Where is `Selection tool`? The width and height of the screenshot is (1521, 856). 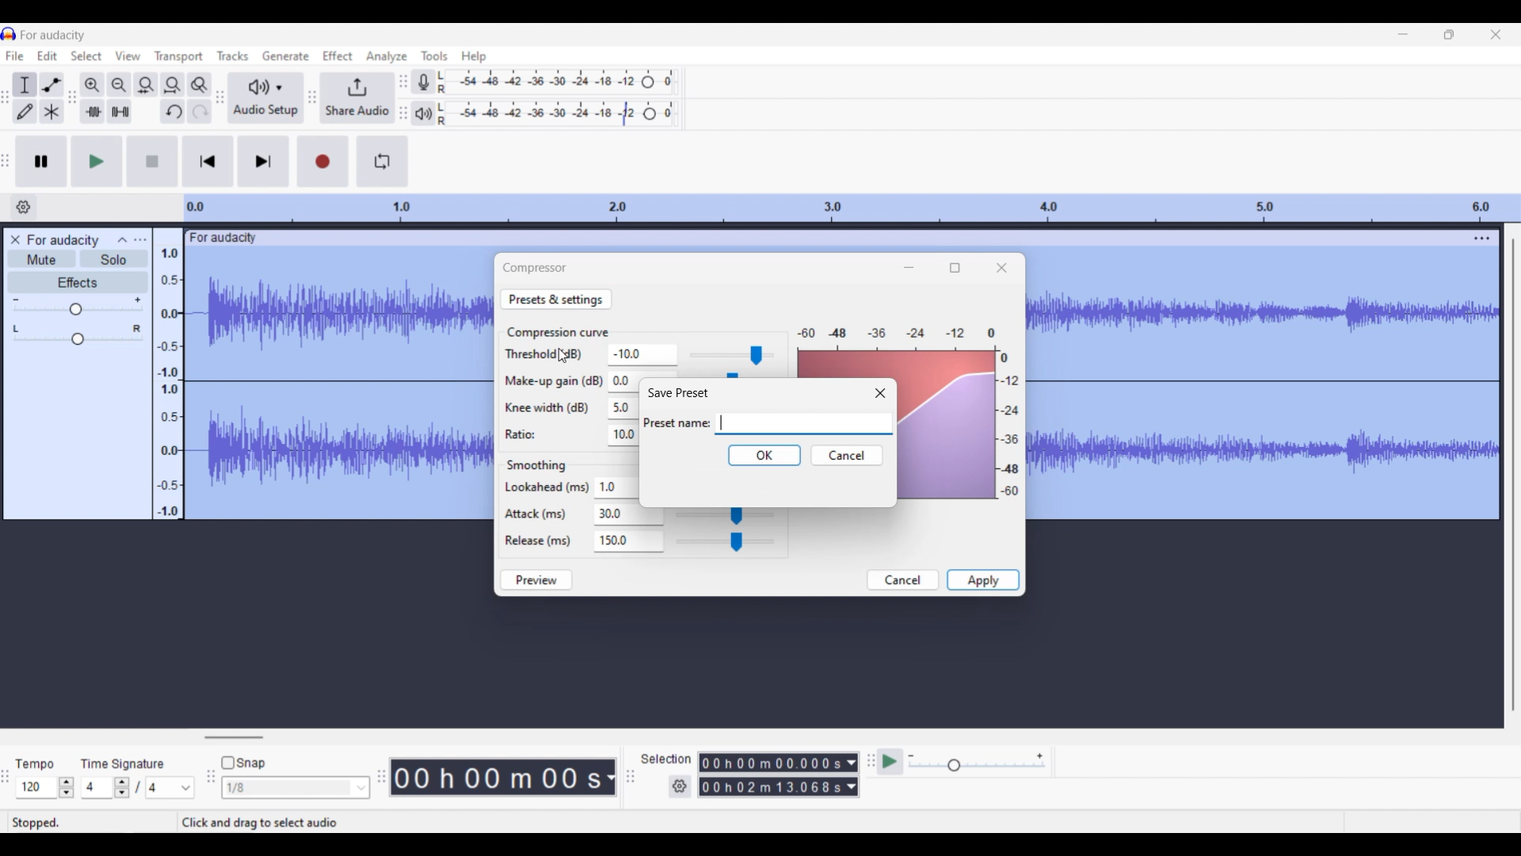 Selection tool is located at coordinates (25, 85).